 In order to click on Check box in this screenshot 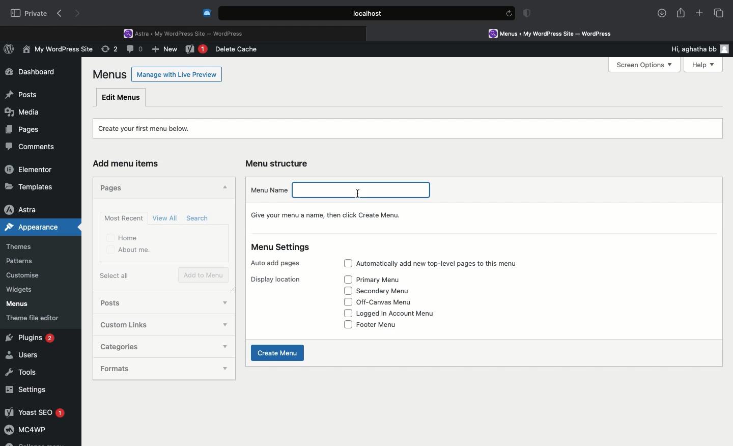, I will do `click(345, 263)`.